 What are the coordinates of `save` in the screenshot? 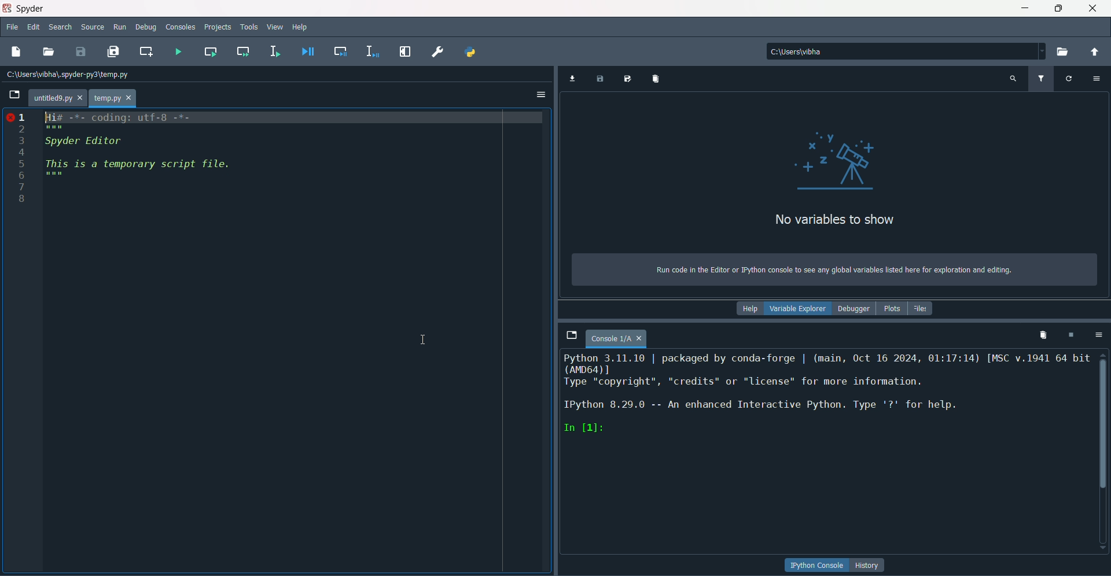 It's located at (81, 51).